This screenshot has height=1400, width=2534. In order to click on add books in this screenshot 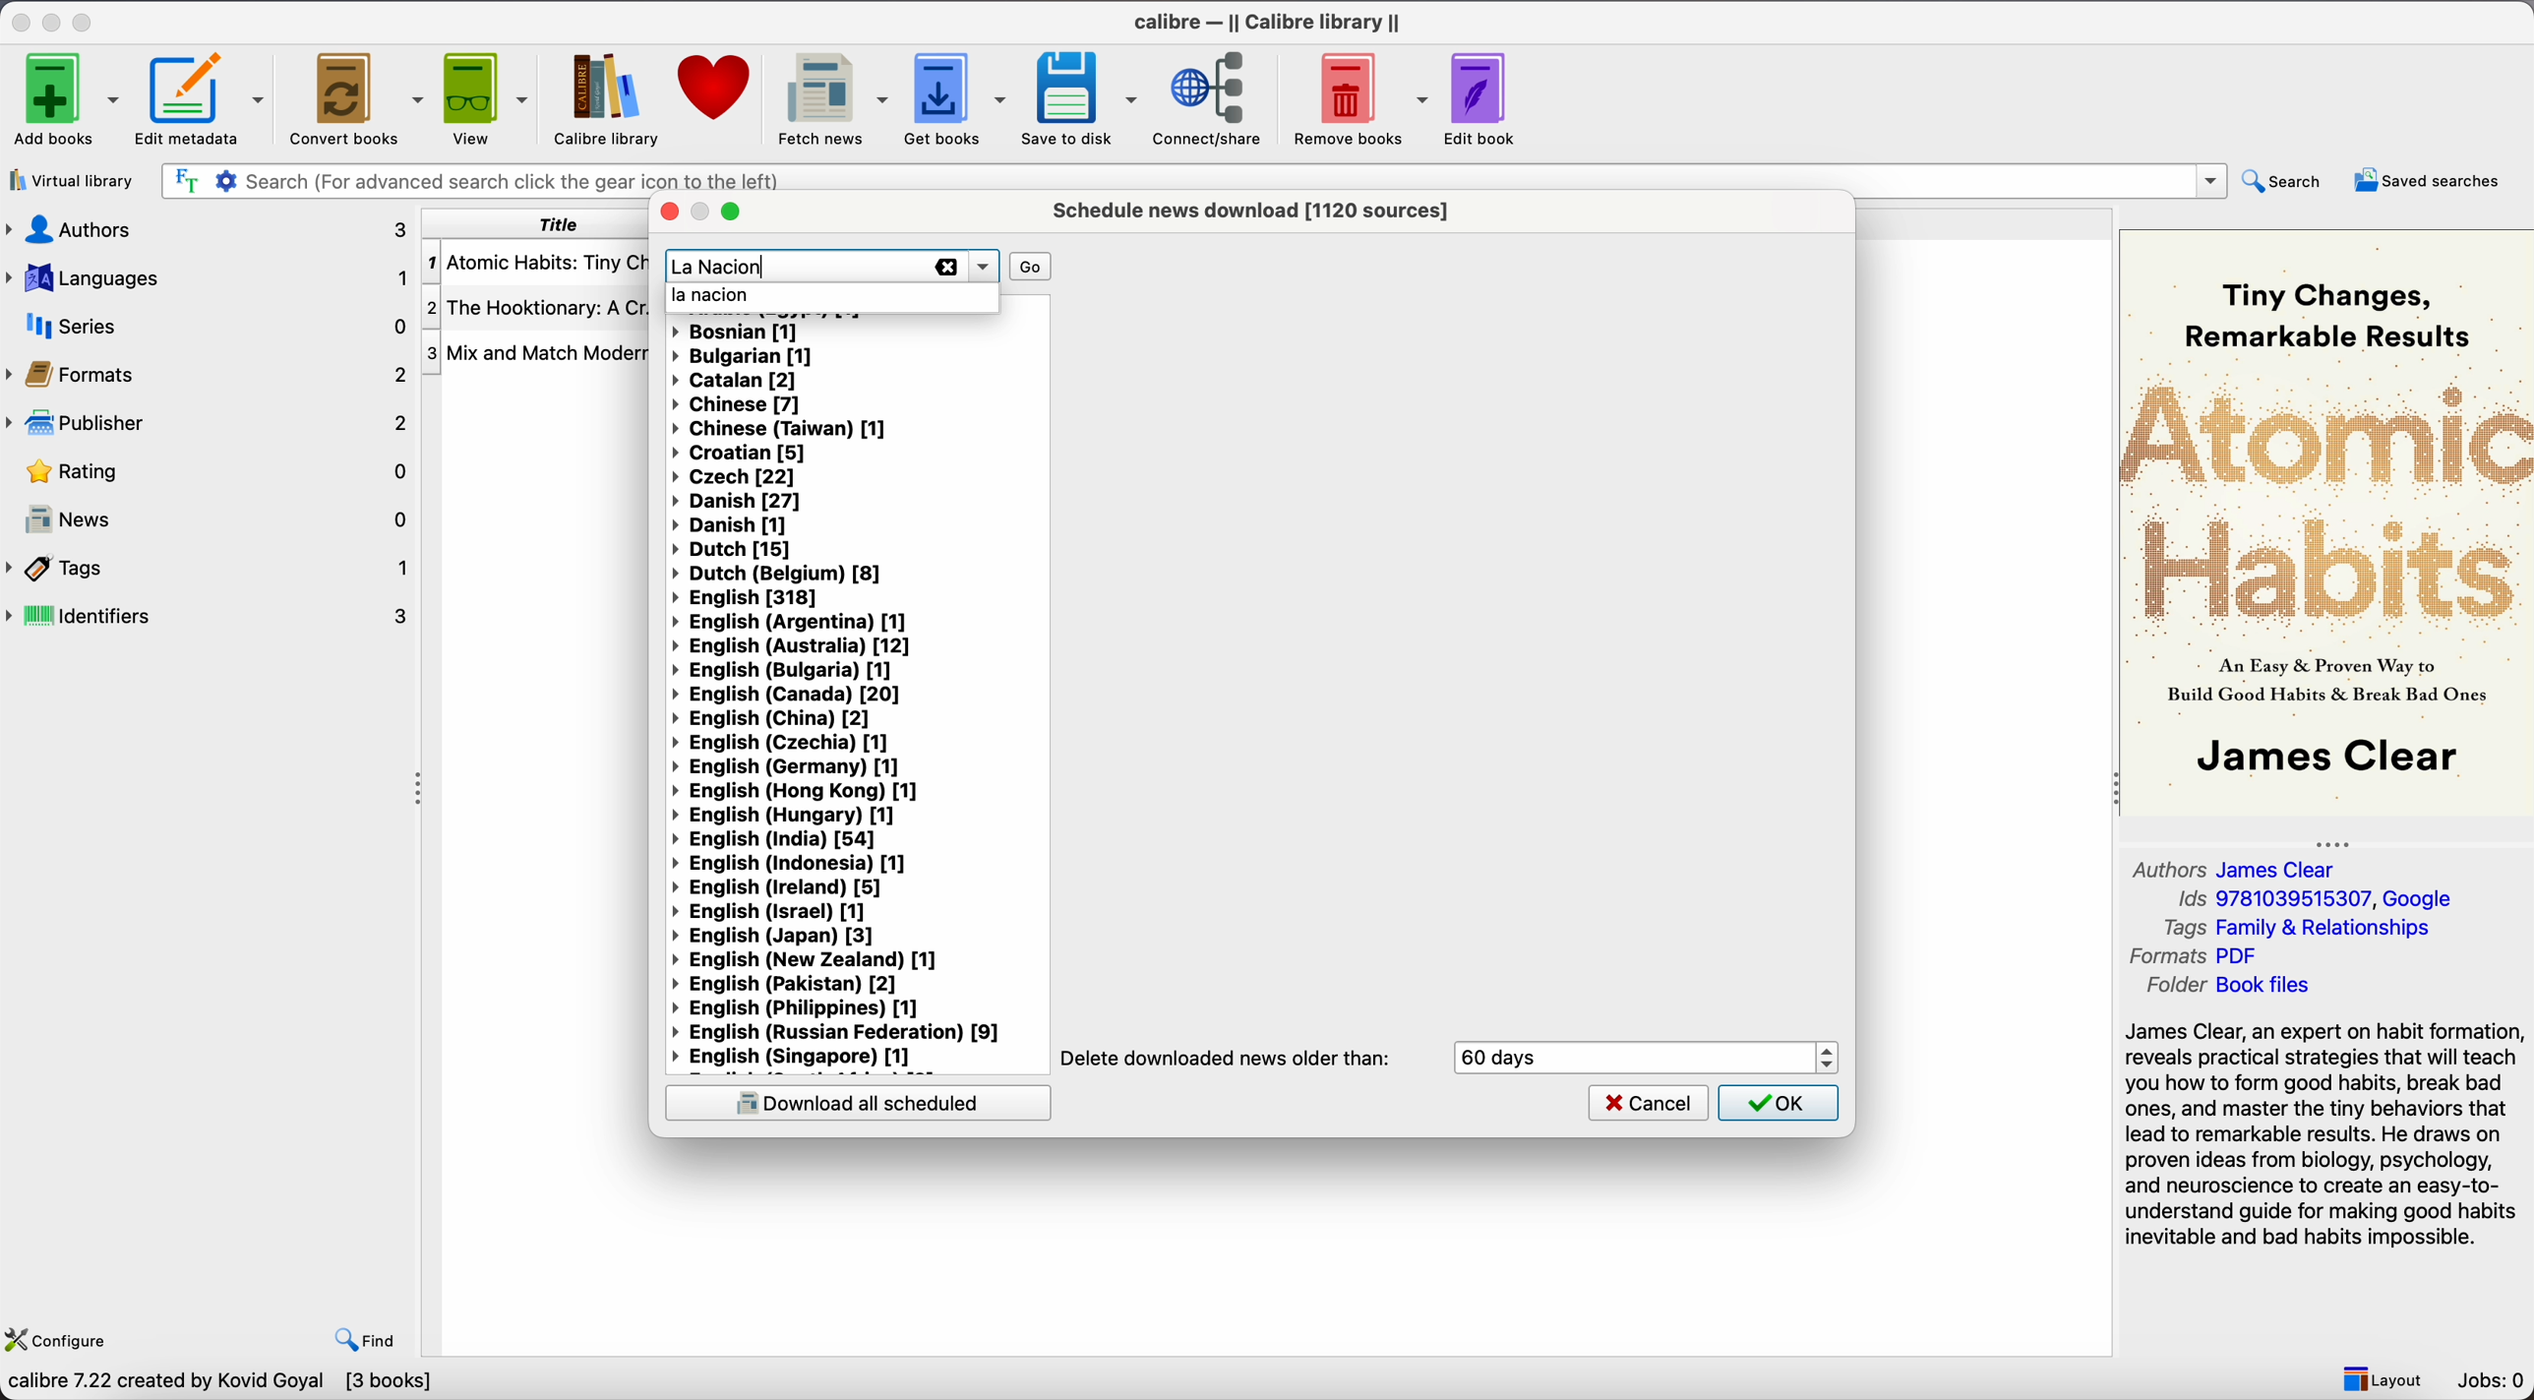, I will do `click(60, 97)`.